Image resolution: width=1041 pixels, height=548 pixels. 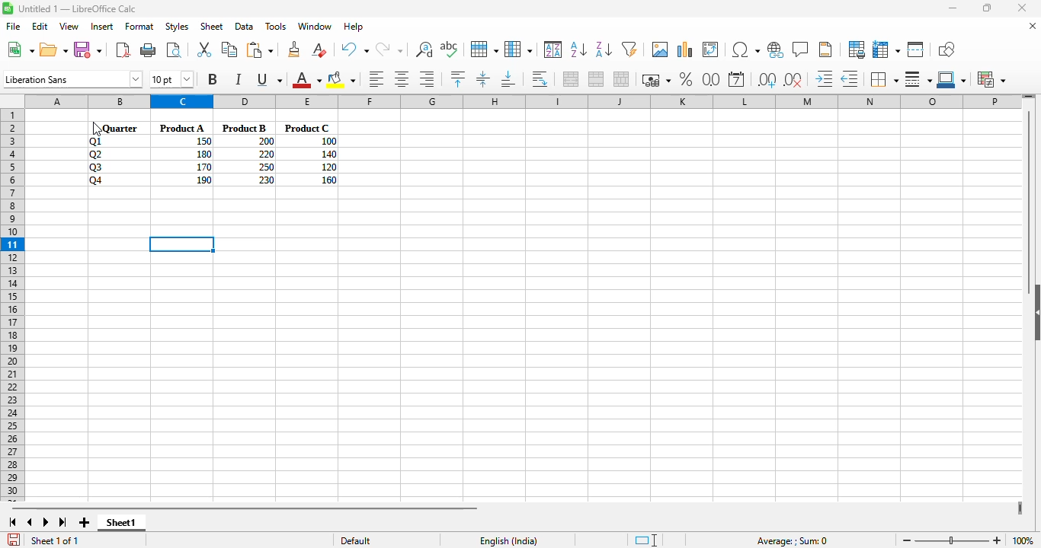 What do you see at coordinates (328, 167) in the screenshot?
I see `120` at bounding box center [328, 167].